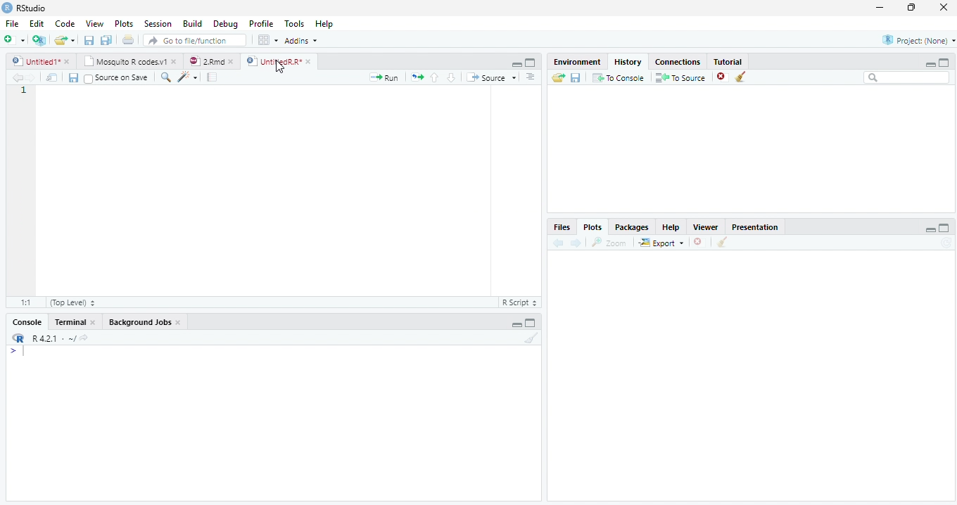 The height and width of the screenshot is (505, 957). I want to click on 1.1, so click(23, 302).